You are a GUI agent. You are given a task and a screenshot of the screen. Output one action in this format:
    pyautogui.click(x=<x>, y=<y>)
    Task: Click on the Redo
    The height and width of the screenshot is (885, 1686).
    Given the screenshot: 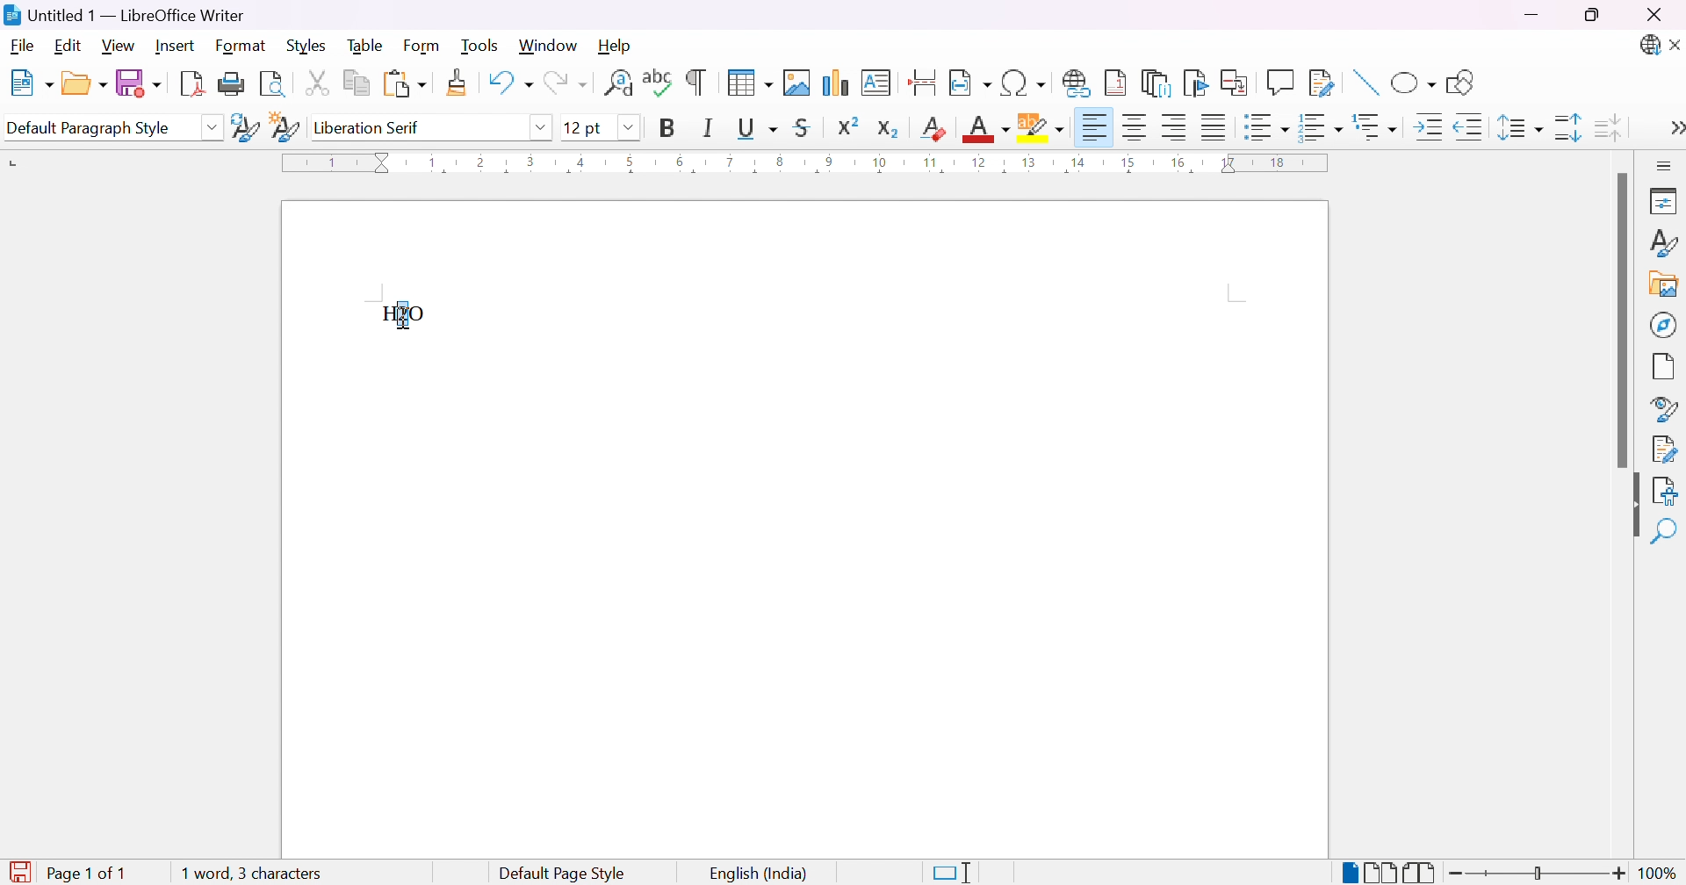 What is the action you would take?
    pyautogui.click(x=564, y=87)
    